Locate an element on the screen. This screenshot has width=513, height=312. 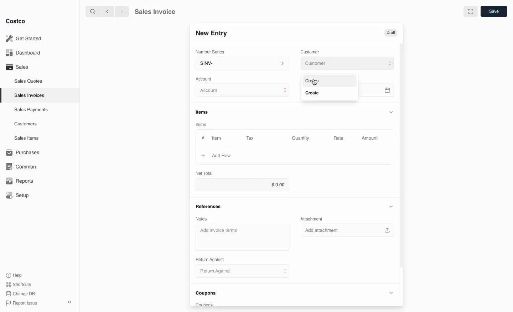
Sales Invoice is located at coordinates (155, 12).